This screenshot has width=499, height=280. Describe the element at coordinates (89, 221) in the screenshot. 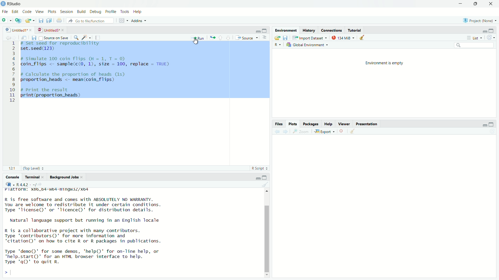

I see `Natural language support but running in an English locale` at that location.